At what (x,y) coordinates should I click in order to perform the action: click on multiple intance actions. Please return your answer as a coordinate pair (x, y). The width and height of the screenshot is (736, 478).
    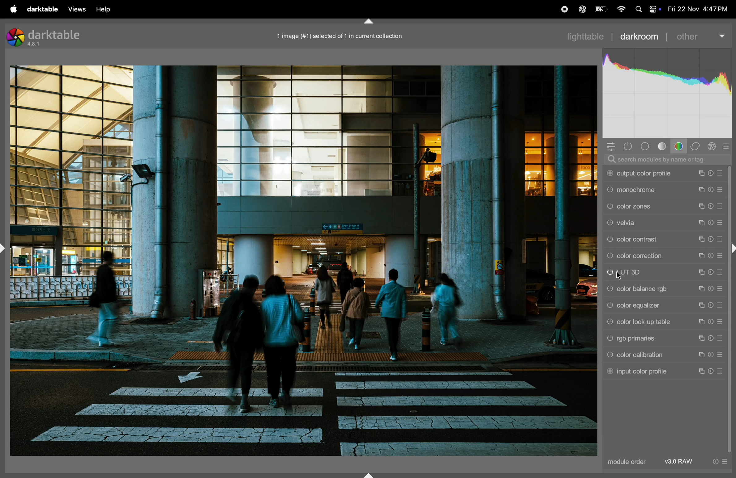
    Looking at the image, I should click on (699, 173).